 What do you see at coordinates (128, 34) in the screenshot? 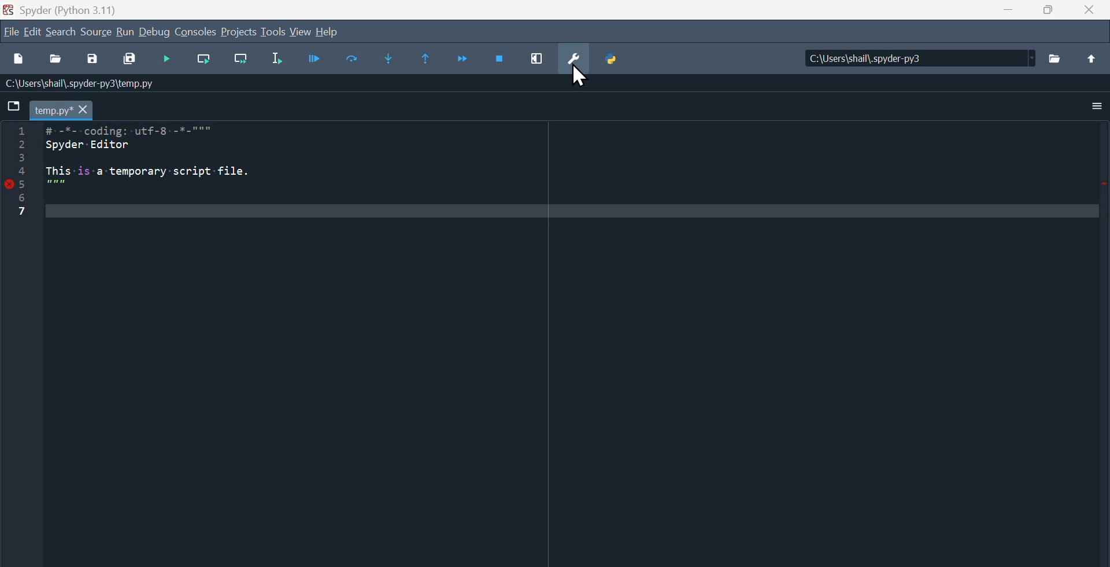
I see `Run` at bounding box center [128, 34].